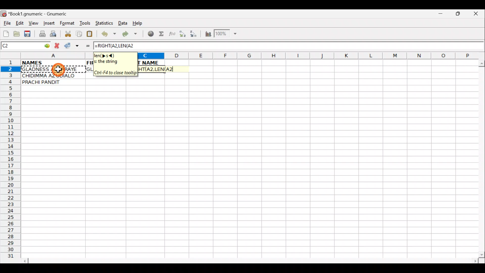 The image size is (485, 273). I want to click on Sort Ascending order, so click(184, 35).